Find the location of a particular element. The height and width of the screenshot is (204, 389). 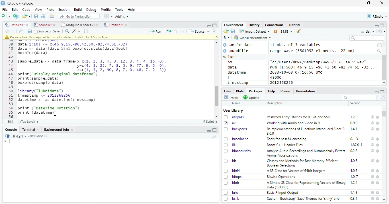

full screen is located at coordinates (382, 25).